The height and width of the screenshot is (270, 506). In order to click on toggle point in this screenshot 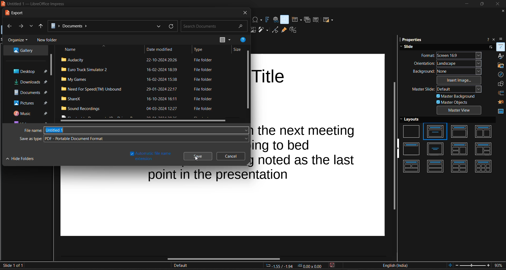, I will do `click(275, 30)`.